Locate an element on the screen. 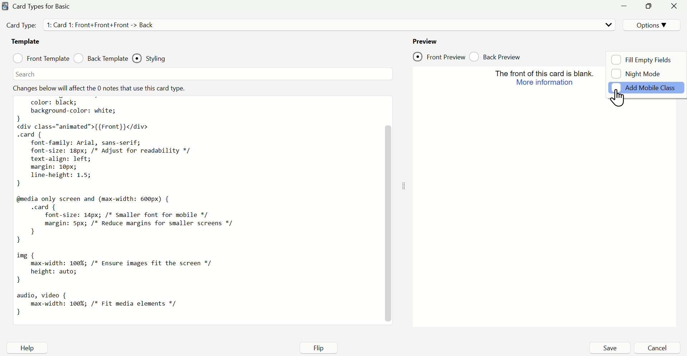 The image size is (687, 356). Cursor on Add Mobile Class is located at coordinates (620, 98).